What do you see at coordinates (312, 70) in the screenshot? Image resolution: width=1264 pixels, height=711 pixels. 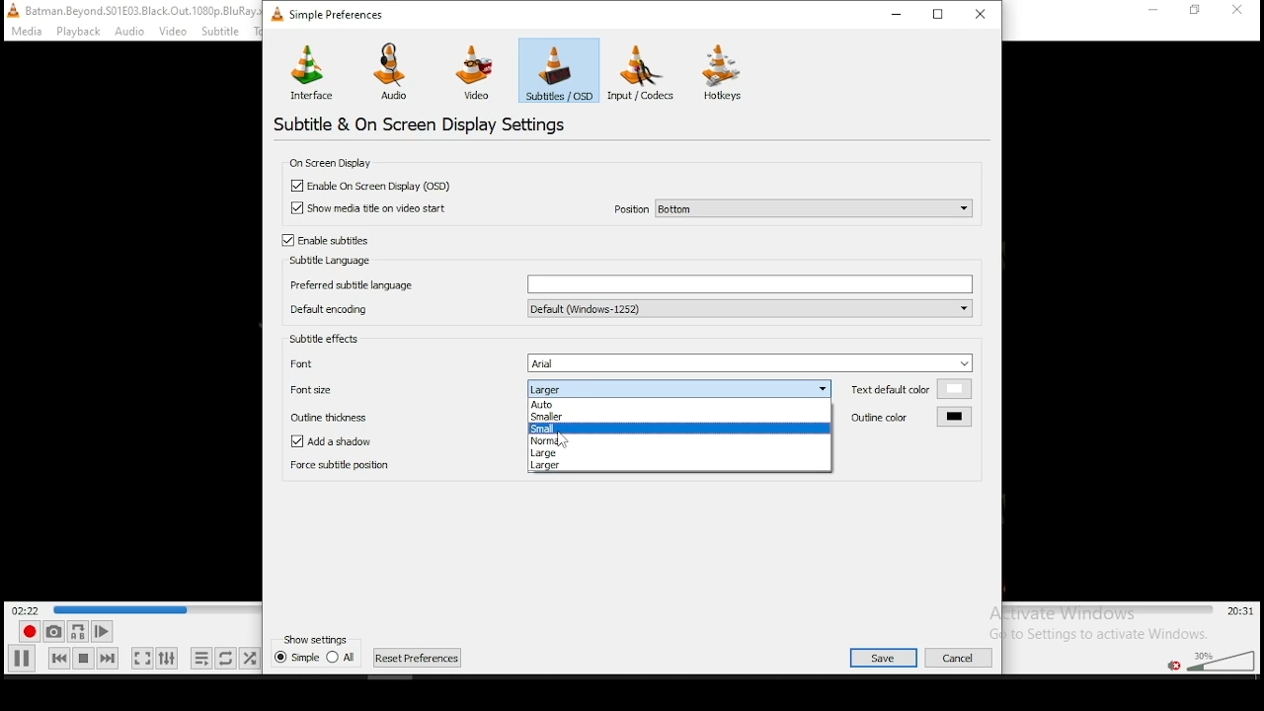 I see `interface` at bounding box center [312, 70].